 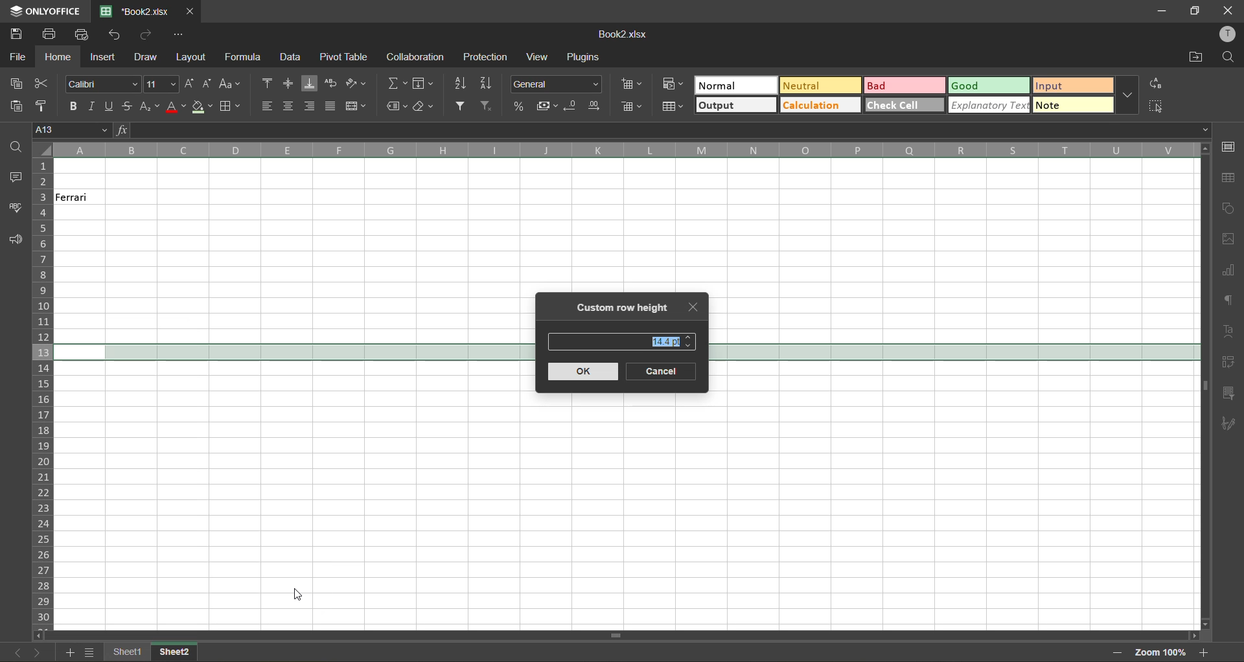 What do you see at coordinates (622, 150) in the screenshot?
I see `column names` at bounding box center [622, 150].